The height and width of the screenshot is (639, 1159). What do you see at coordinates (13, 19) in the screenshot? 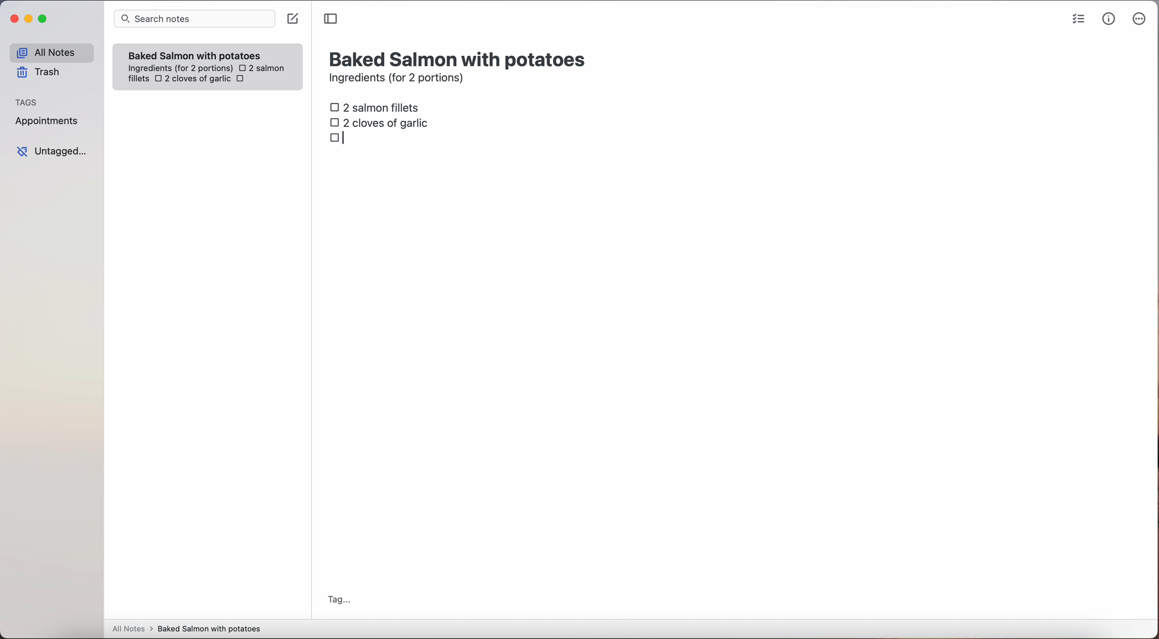
I see `close Simplenote` at bounding box center [13, 19].